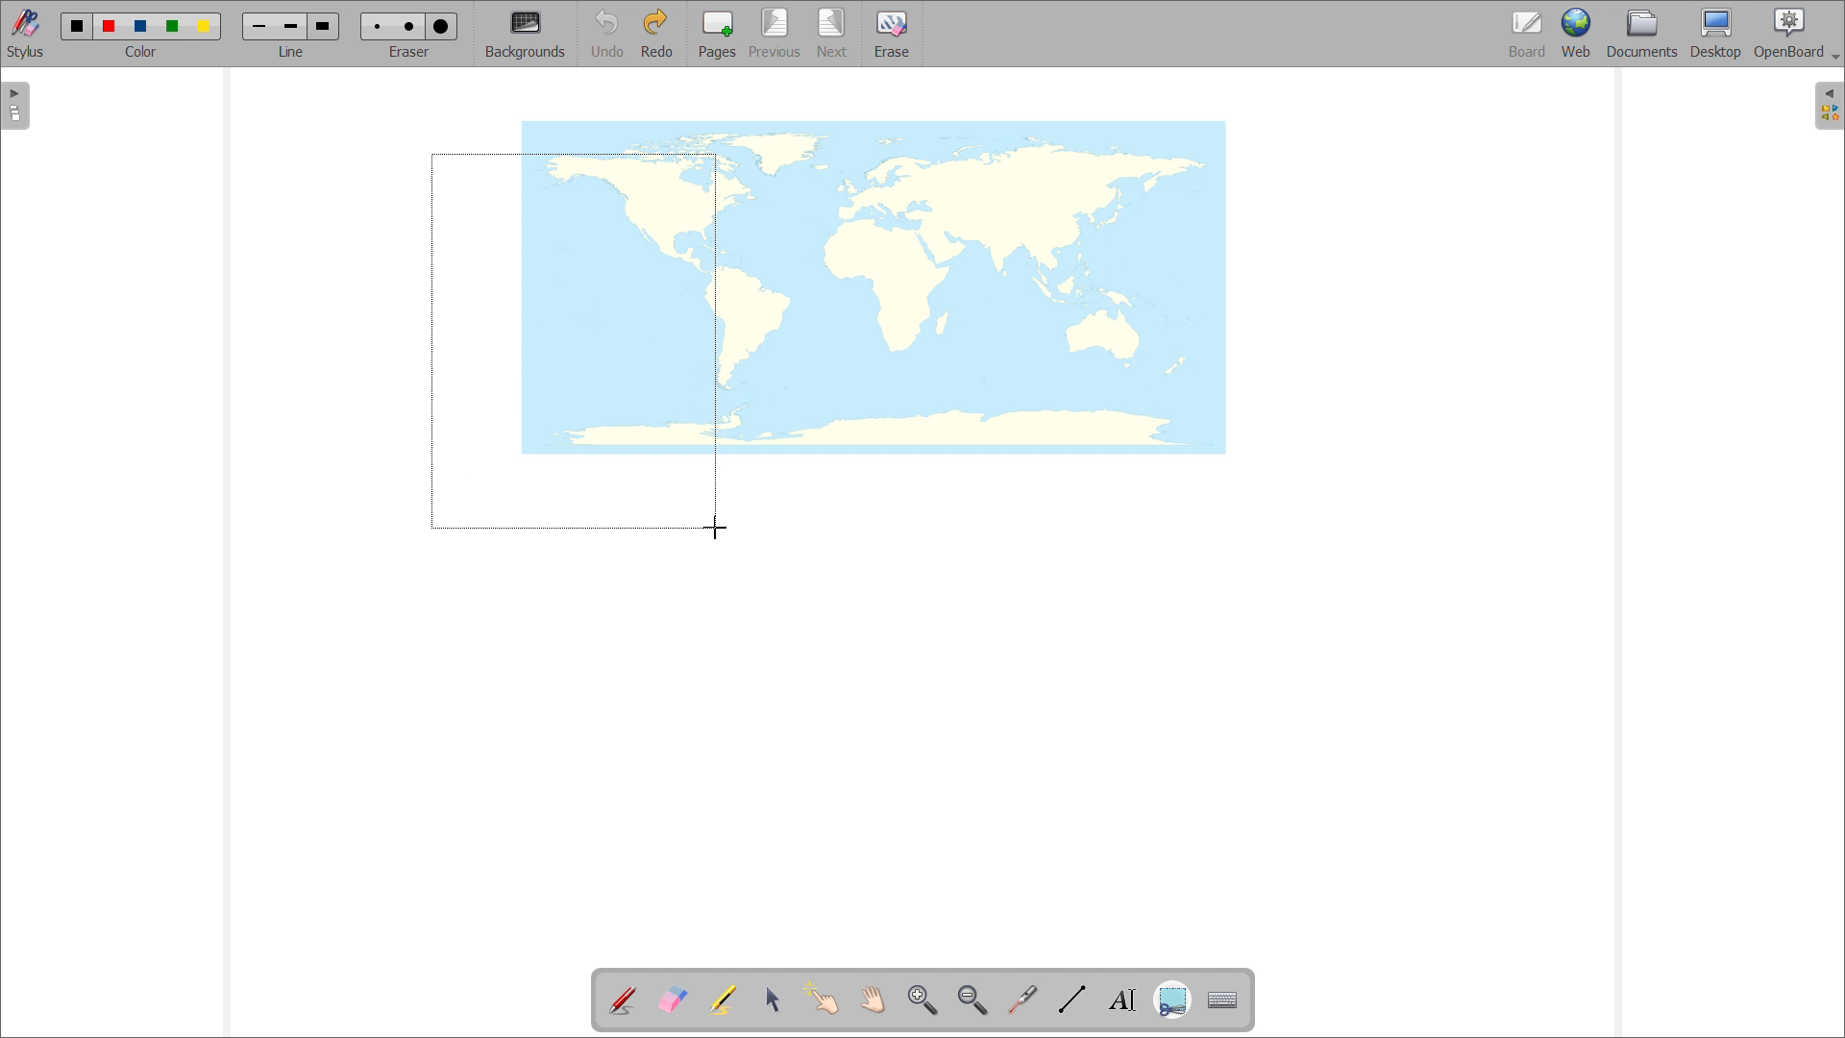 This screenshot has height=1038, width=1845. What do you see at coordinates (574, 340) in the screenshot?
I see `area for screen capture` at bounding box center [574, 340].